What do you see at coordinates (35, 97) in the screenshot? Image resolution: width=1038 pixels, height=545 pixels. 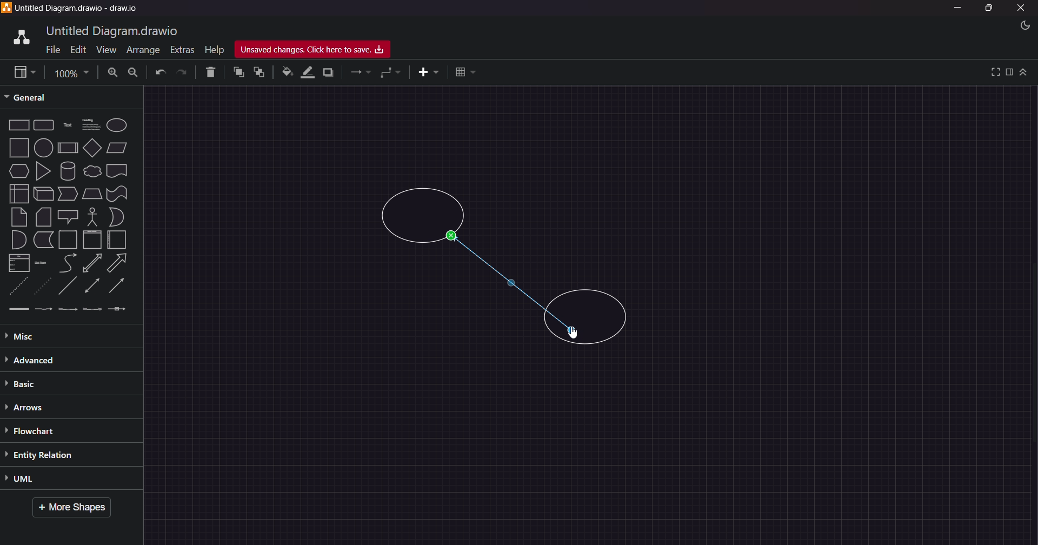 I see `General` at bounding box center [35, 97].